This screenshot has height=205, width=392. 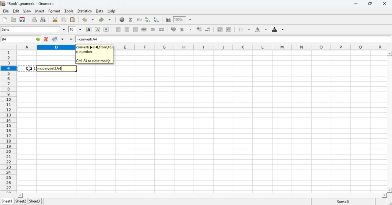 What do you see at coordinates (234, 39) in the screenshot?
I see `=convert(A4` at bounding box center [234, 39].